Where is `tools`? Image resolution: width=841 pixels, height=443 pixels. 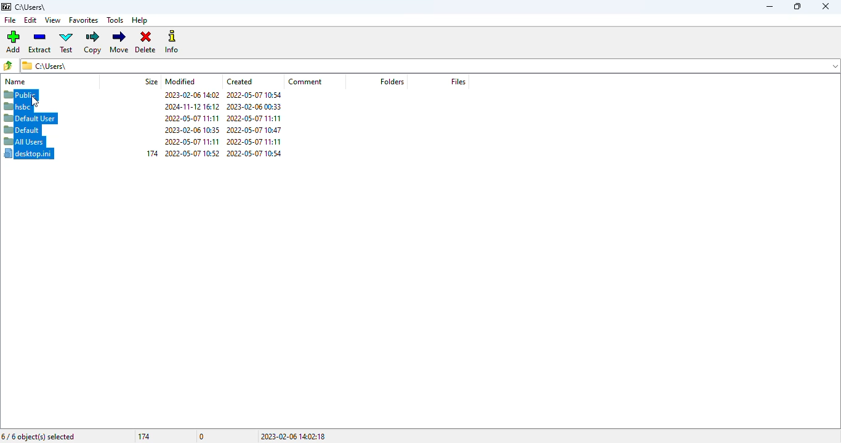 tools is located at coordinates (116, 20).